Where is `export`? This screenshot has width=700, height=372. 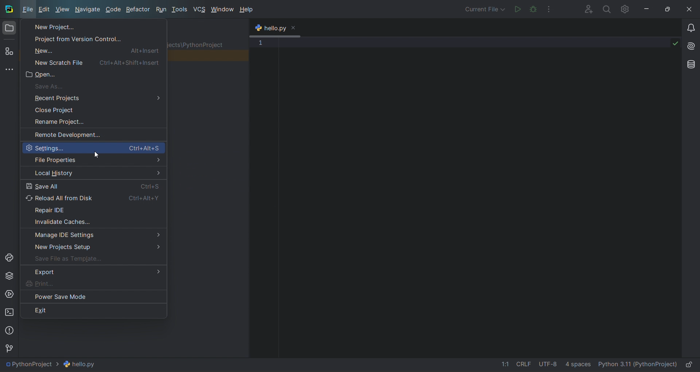
export is located at coordinates (93, 272).